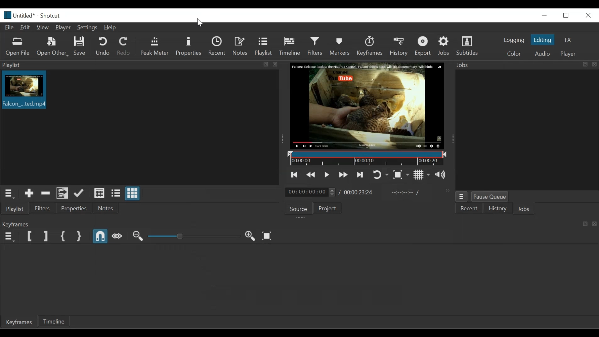 This screenshot has height=337, width=599. Describe the element at coordinates (80, 46) in the screenshot. I see `Save` at that location.